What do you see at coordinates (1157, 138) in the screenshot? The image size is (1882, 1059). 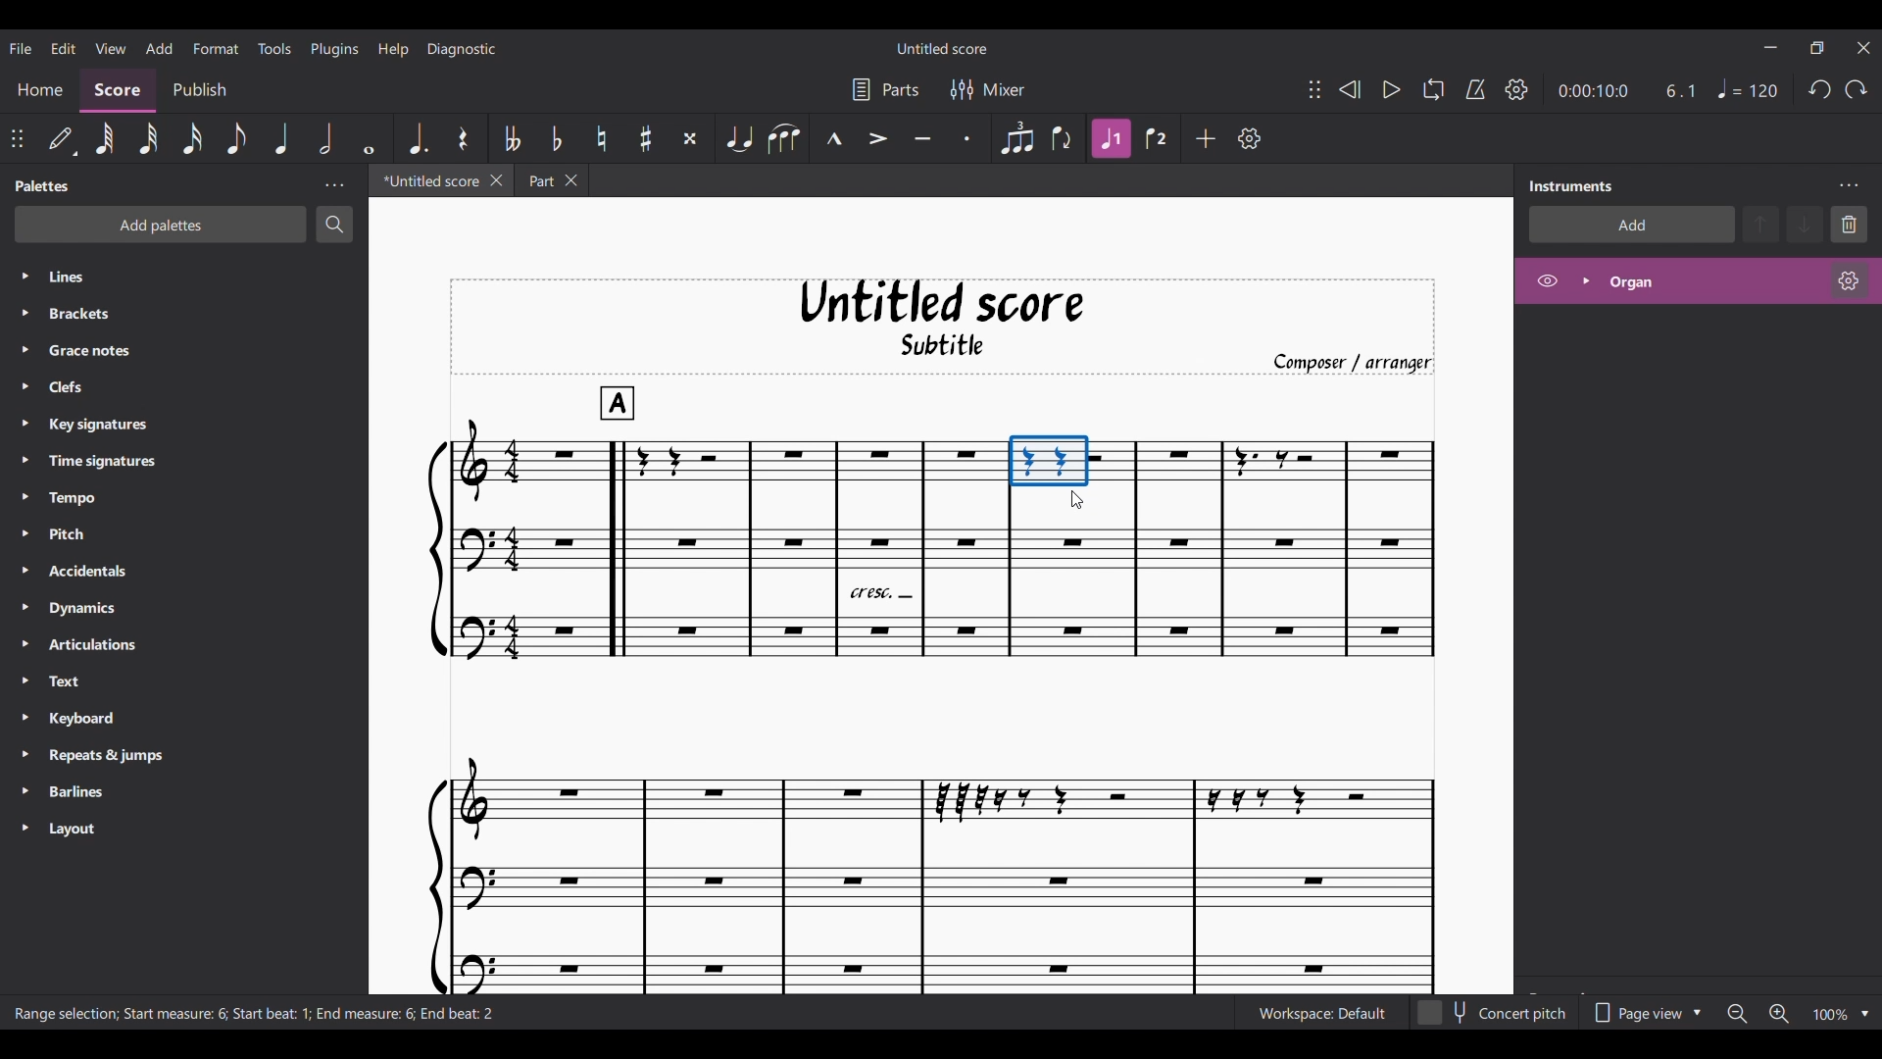 I see `Voice 2` at bounding box center [1157, 138].